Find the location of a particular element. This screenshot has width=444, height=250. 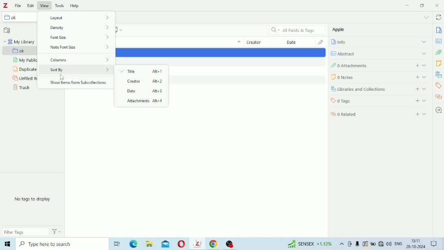

Duplicate items. is located at coordinates (24, 69).